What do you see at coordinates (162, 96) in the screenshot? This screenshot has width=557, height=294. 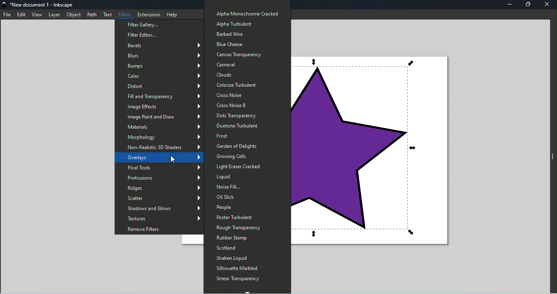 I see `Fill and transparency` at bounding box center [162, 96].